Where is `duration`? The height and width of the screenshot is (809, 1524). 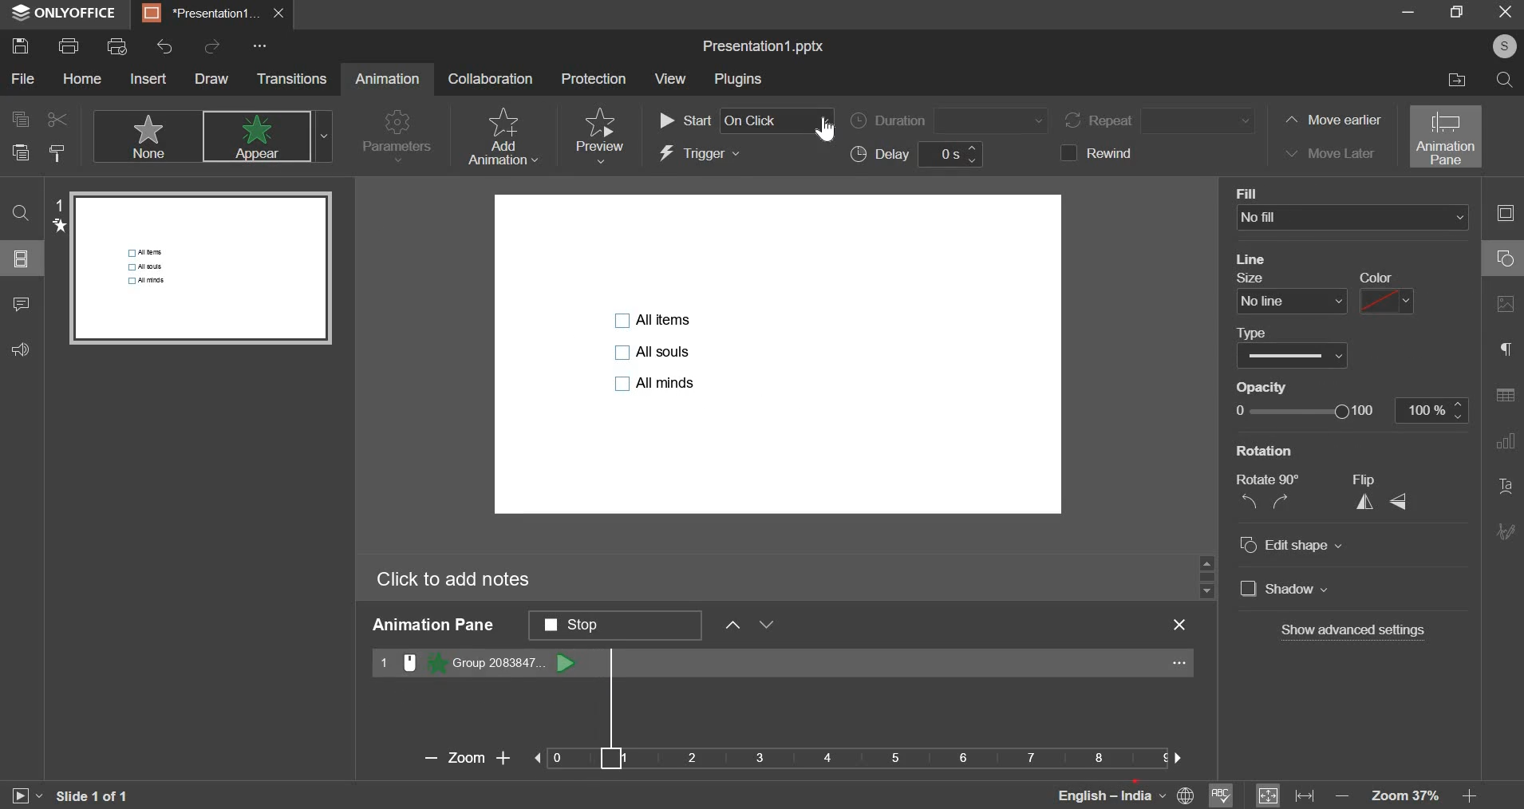 duration is located at coordinates (947, 120).